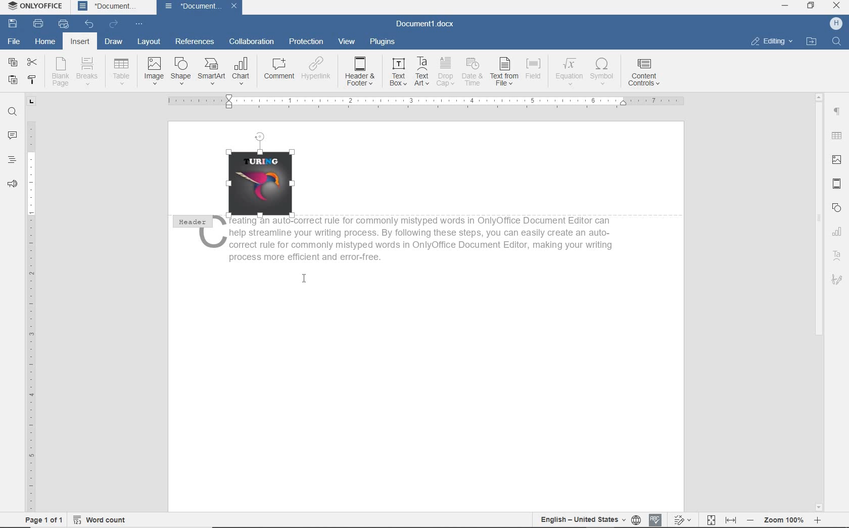 The height and width of the screenshot is (528, 849). Describe the element at coordinates (710, 519) in the screenshot. I see `Fit to page` at that location.